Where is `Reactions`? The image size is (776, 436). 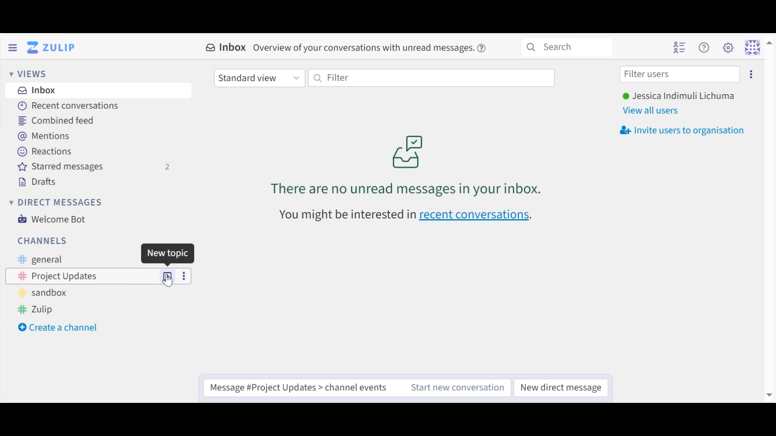
Reactions is located at coordinates (44, 151).